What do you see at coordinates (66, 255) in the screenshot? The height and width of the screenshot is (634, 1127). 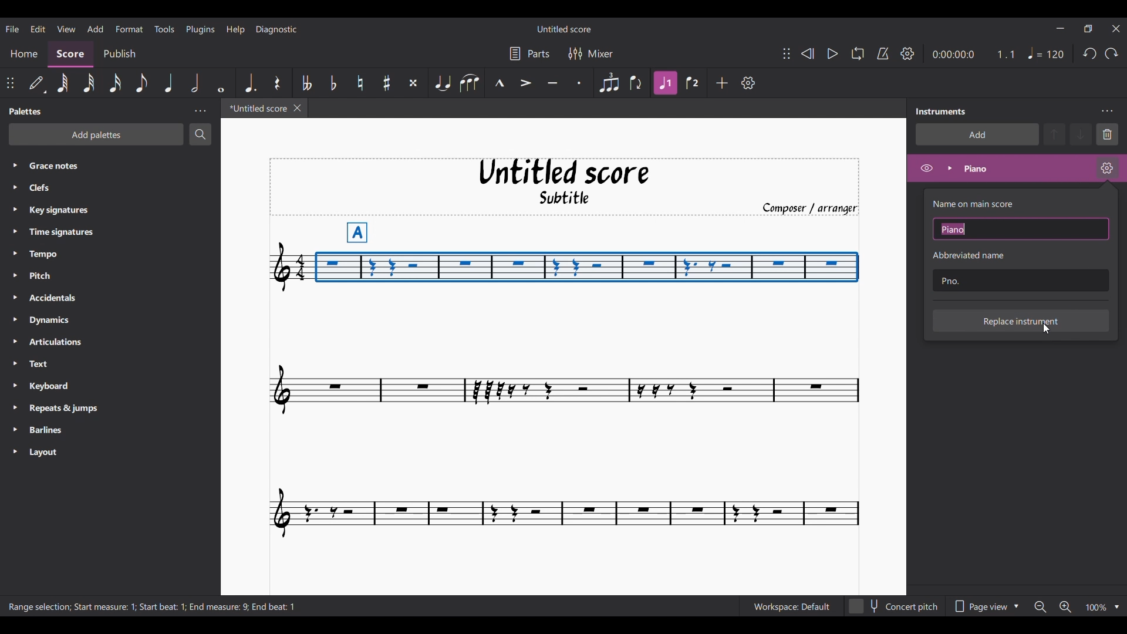 I see `Tempo` at bounding box center [66, 255].